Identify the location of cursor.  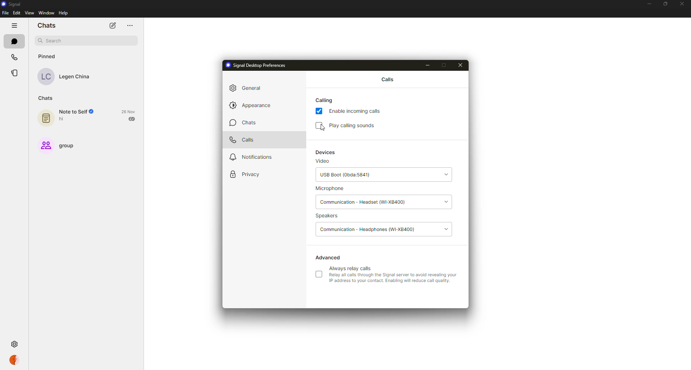
(322, 129).